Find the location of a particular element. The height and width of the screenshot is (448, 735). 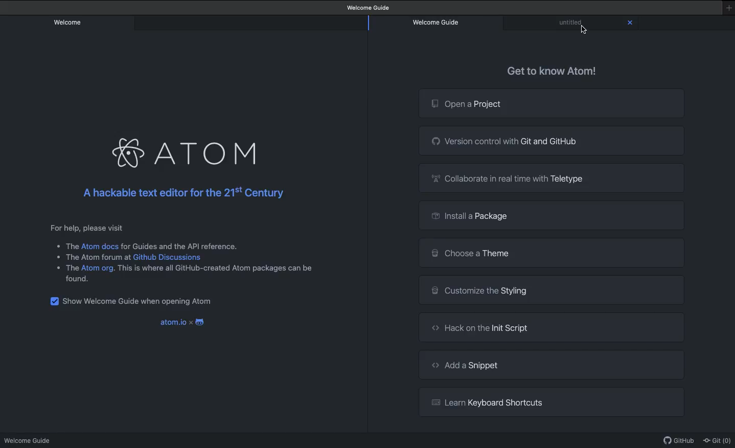

Install a package is located at coordinates (550, 215).